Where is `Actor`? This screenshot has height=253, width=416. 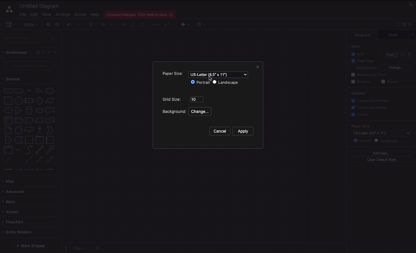
Actor is located at coordinates (40, 129).